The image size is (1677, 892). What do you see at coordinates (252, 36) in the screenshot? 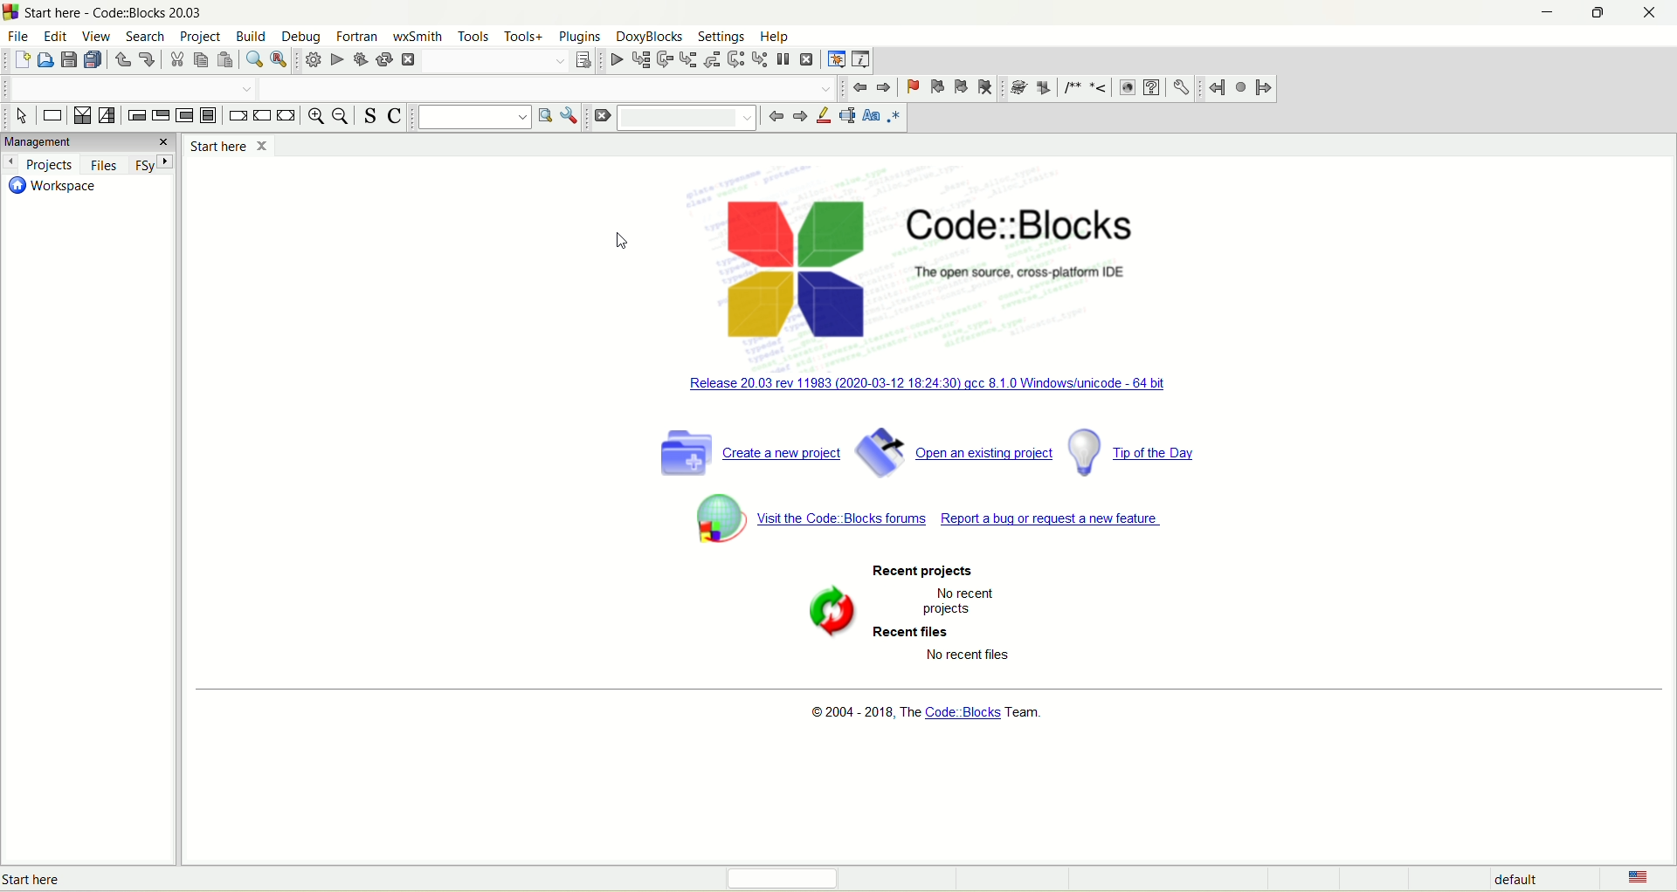
I see `build` at bounding box center [252, 36].